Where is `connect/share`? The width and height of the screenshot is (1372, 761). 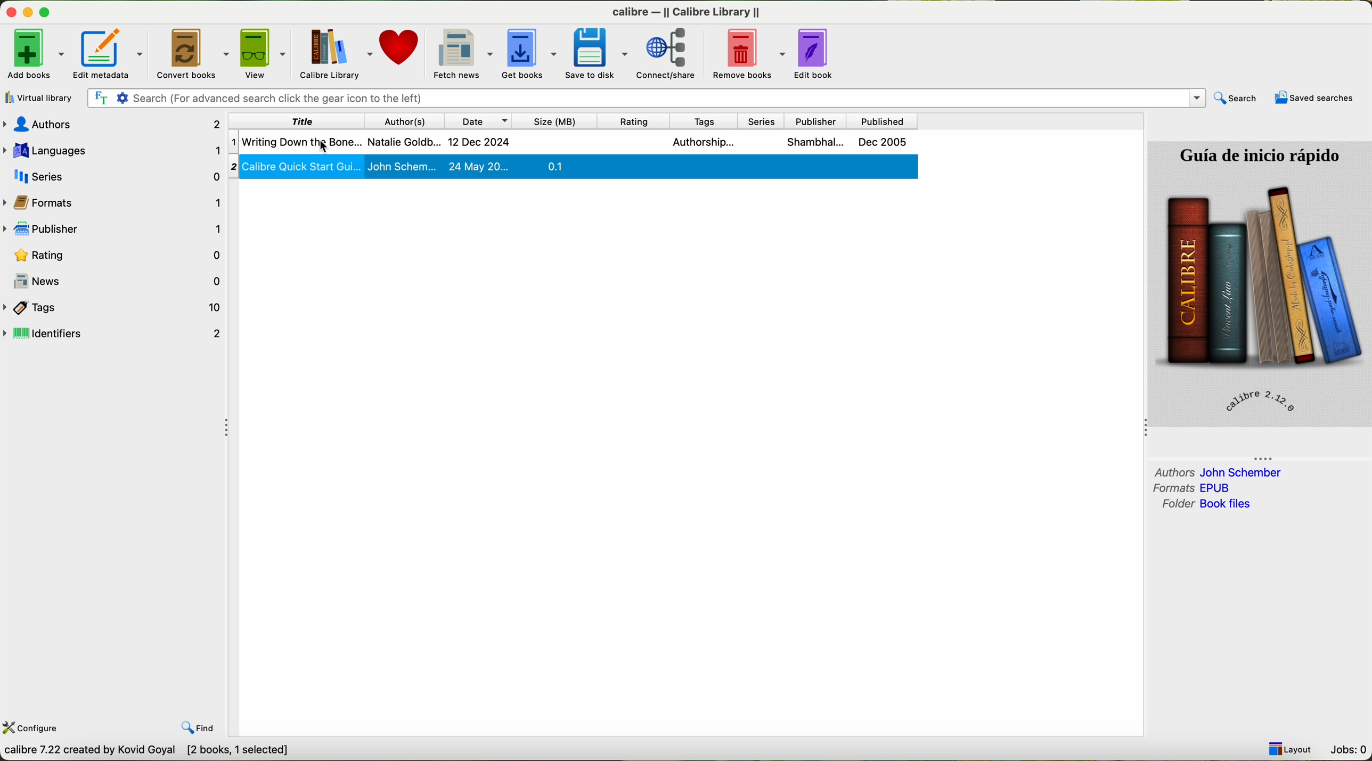 connect/share is located at coordinates (665, 55).